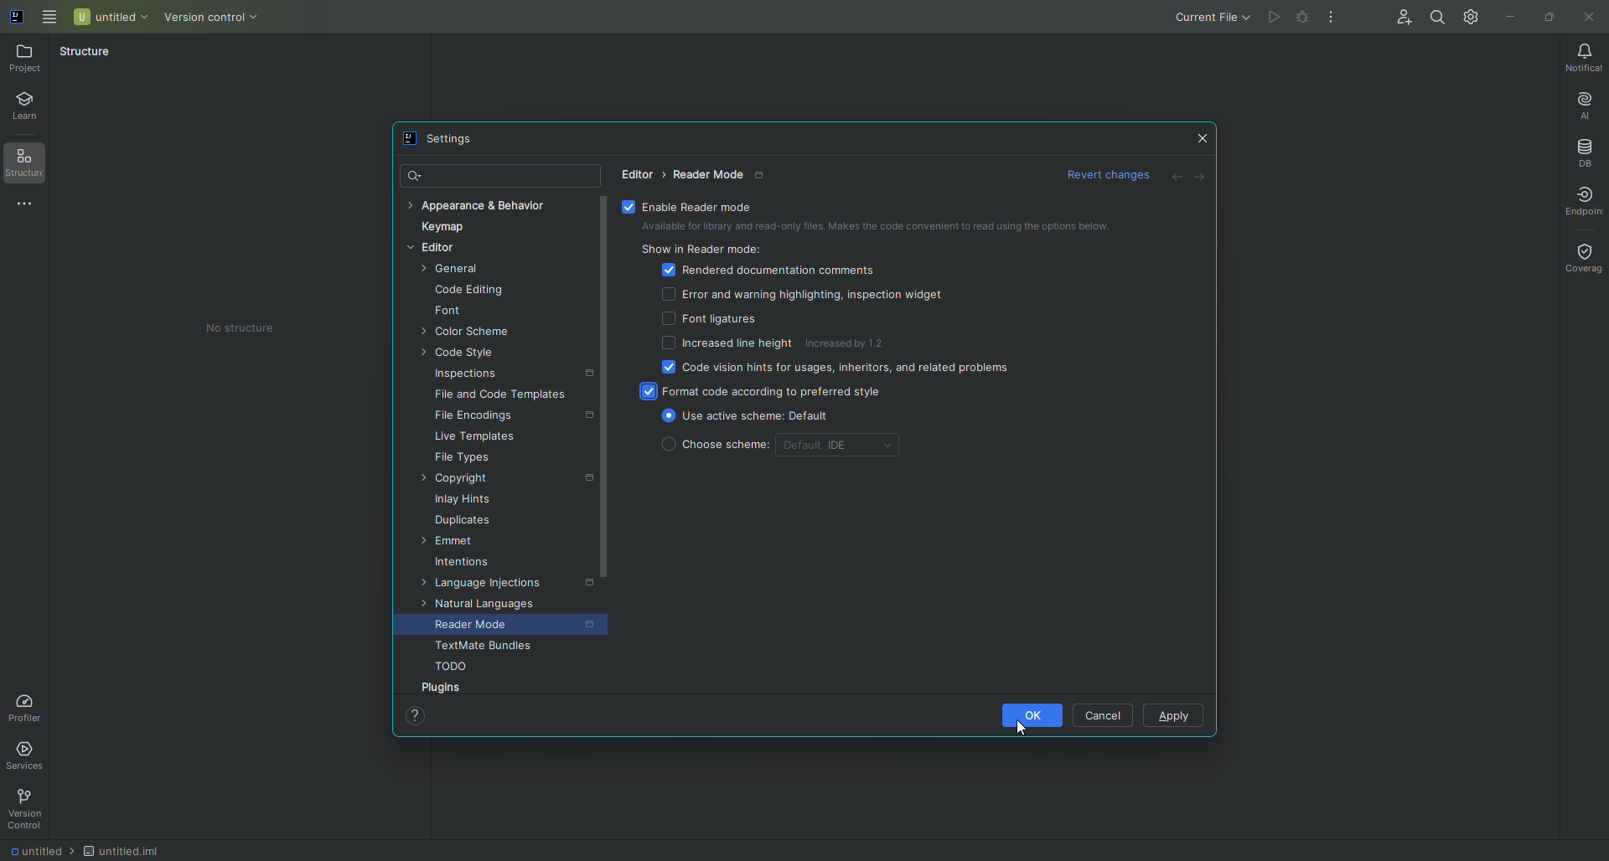  Describe the element at coordinates (109, 18) in the screenshot. I see `Untitled` at that location.